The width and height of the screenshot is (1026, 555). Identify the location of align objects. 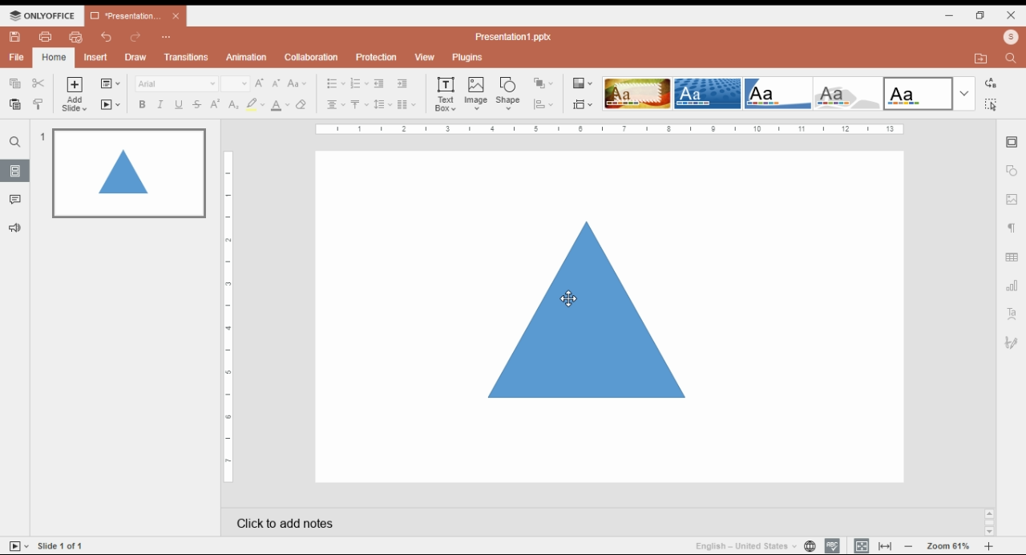
(544, 106).